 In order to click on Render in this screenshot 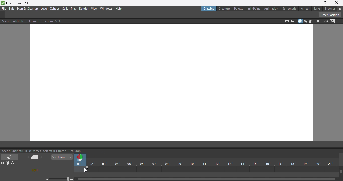, I will do `click(84, 9)`.